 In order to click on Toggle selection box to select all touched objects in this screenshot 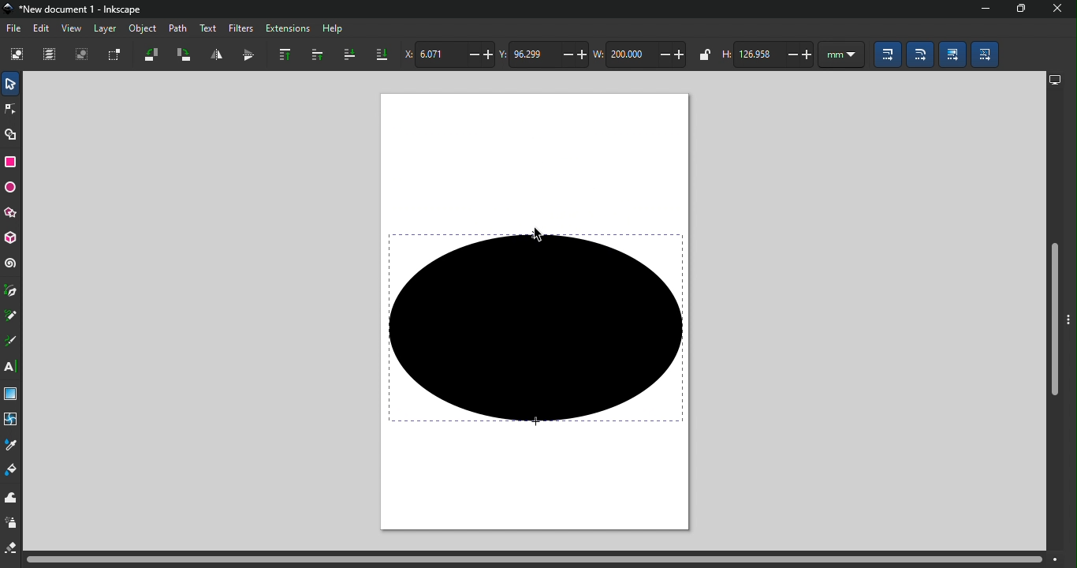, I will do `click(113, 55)`.